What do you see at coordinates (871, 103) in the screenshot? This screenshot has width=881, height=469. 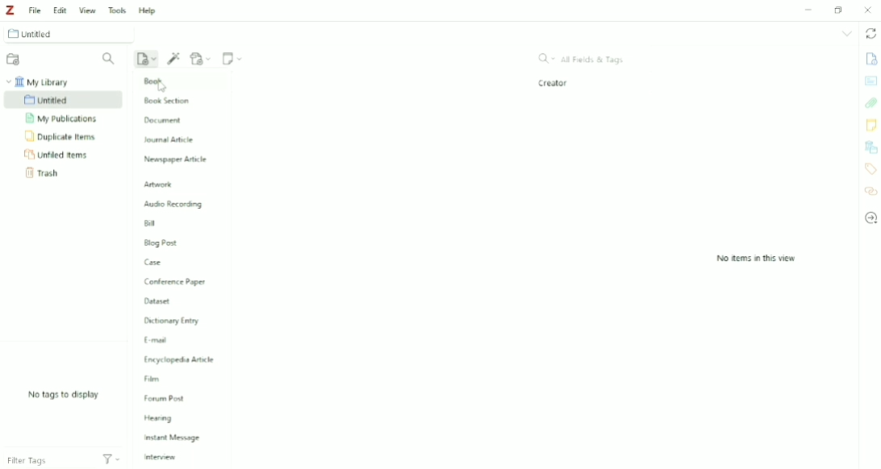 I see `Attachments` at bounding box center [871, 103].